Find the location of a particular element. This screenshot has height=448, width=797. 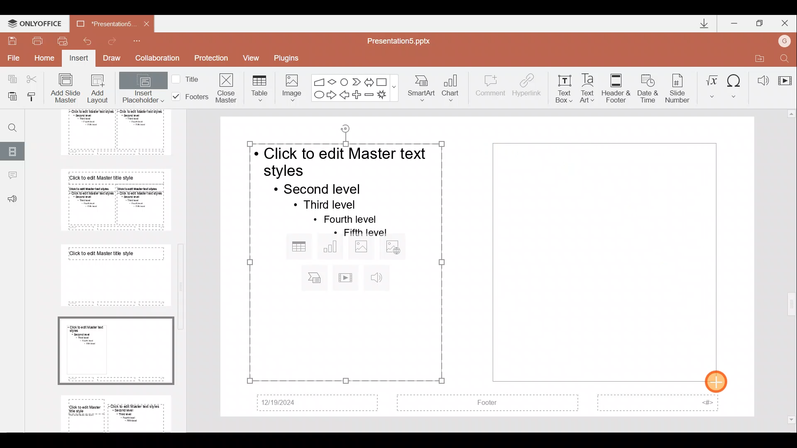

Plus is located at coordinates (358, 94).